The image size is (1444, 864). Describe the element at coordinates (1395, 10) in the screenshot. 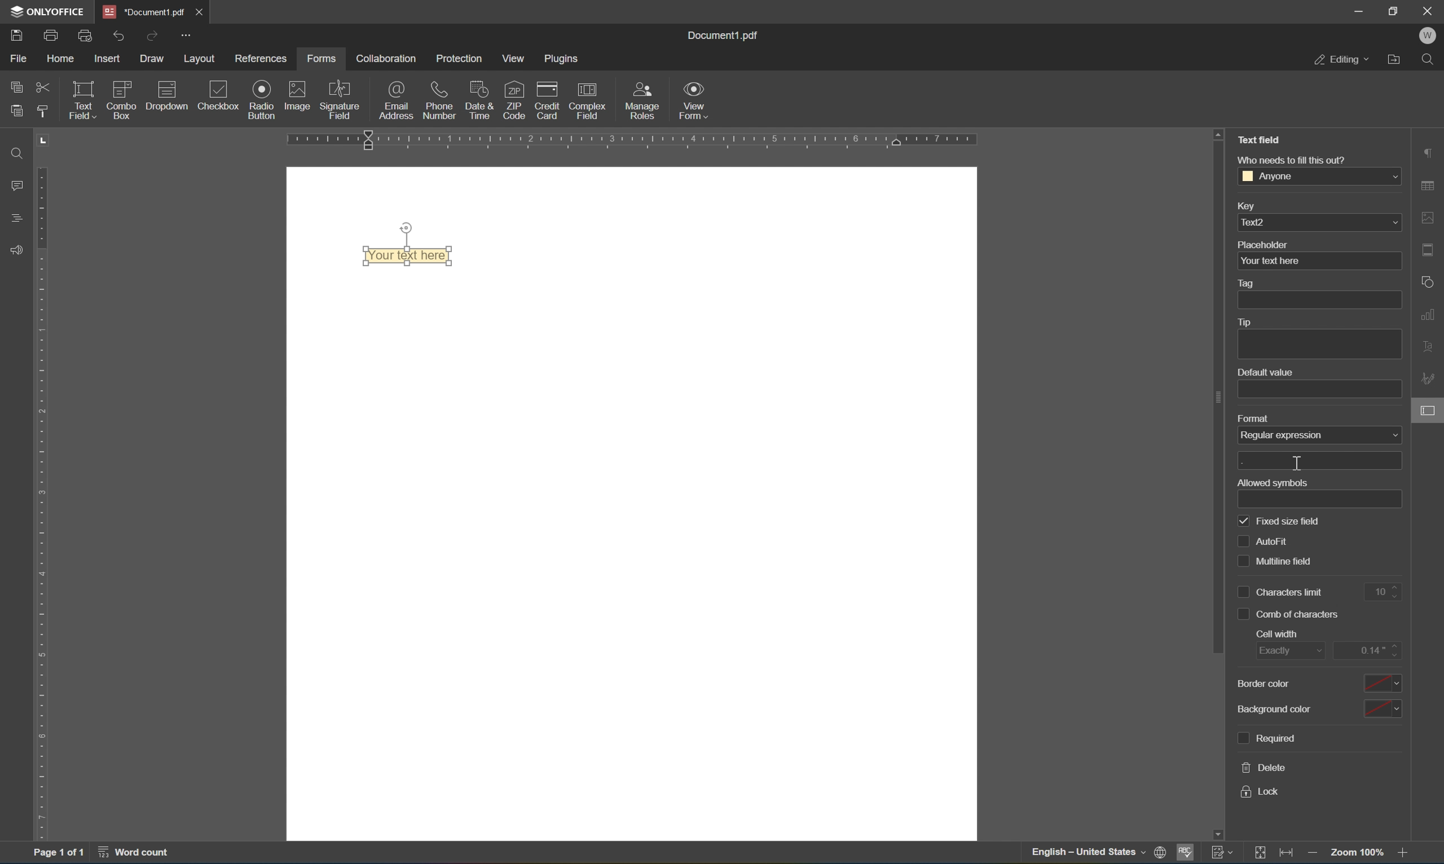

I see `restore down` at that location.